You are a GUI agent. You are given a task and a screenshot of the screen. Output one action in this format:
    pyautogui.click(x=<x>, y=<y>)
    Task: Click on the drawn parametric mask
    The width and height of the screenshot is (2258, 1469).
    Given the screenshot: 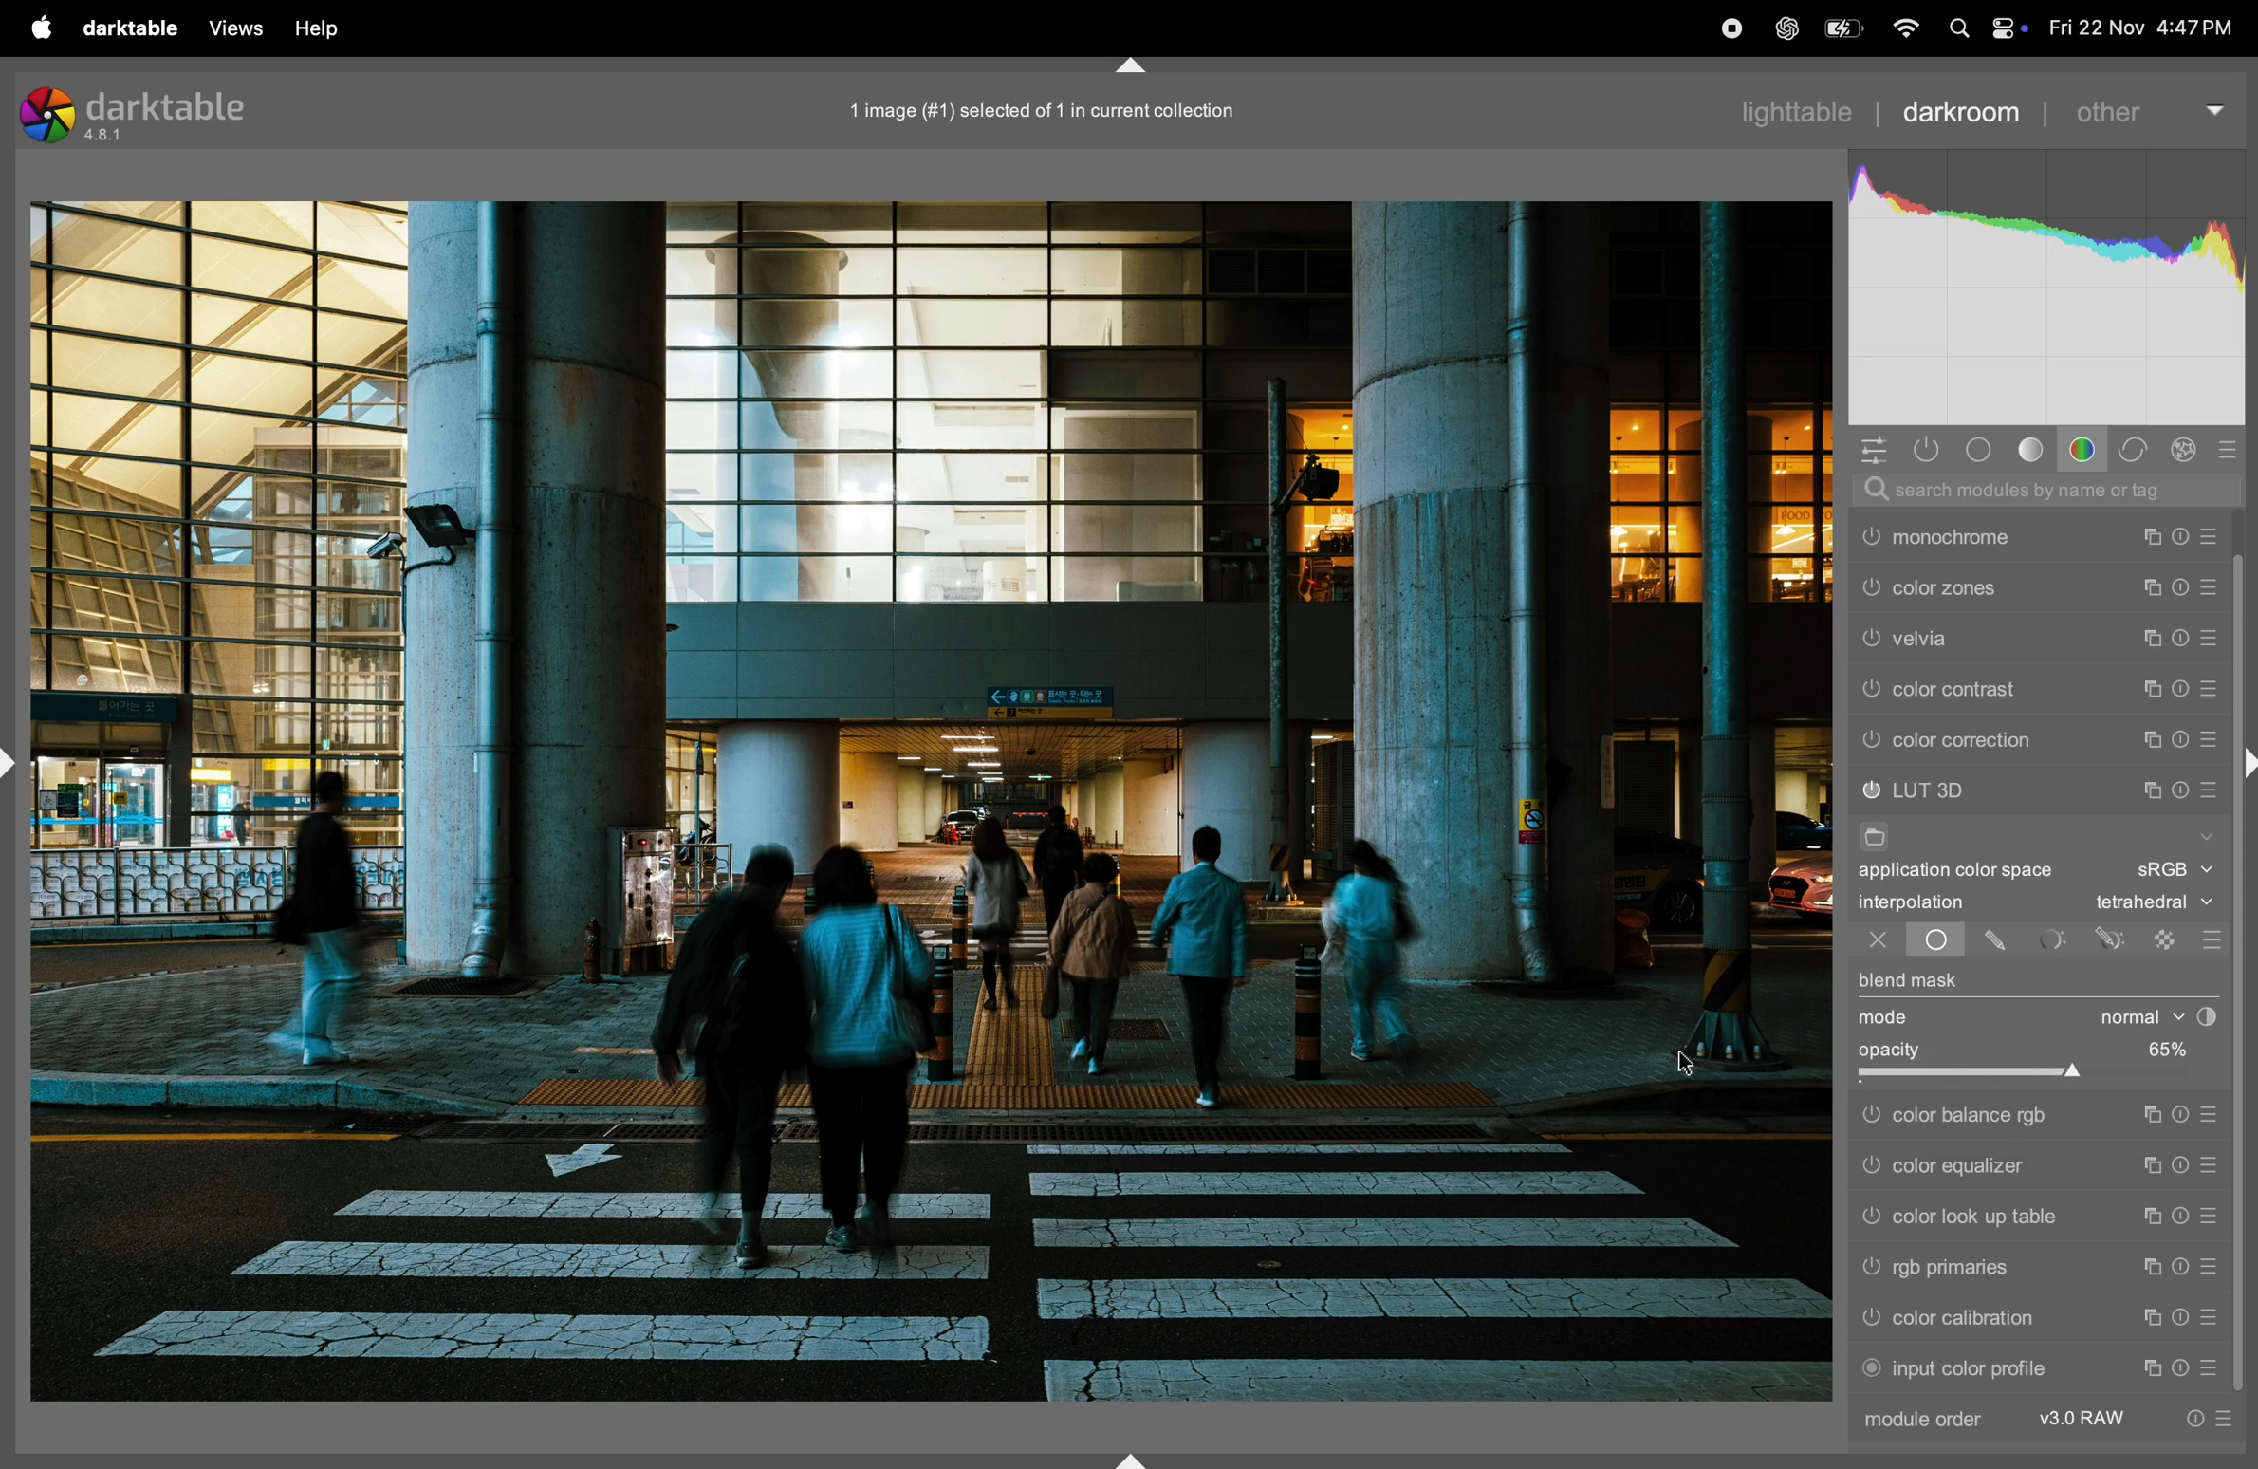 What is the action you would take?
    pyautogui.click(x=2112, y=939)
    